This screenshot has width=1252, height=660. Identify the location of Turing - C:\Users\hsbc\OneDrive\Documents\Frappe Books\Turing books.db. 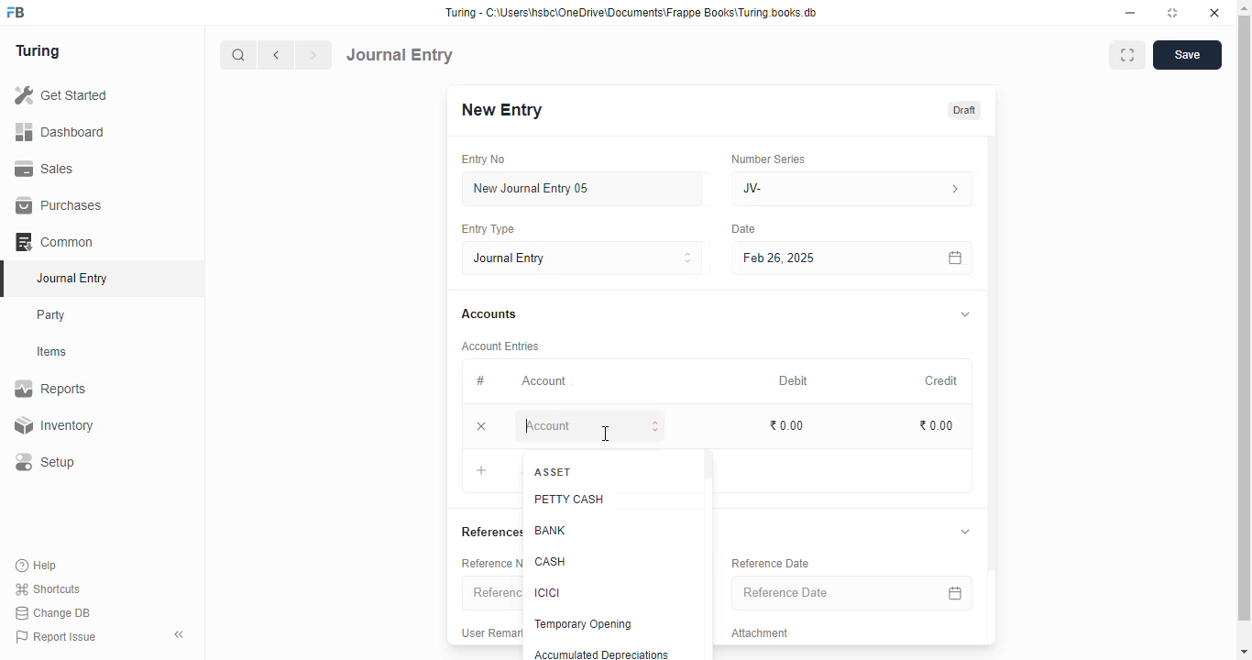
(631, 13).